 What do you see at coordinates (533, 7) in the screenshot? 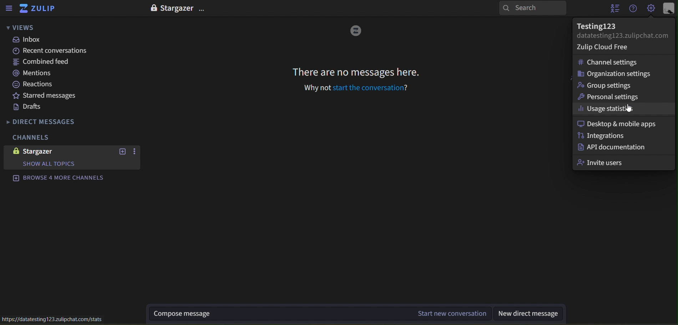
I see `search` at bounding box center [533, 7].